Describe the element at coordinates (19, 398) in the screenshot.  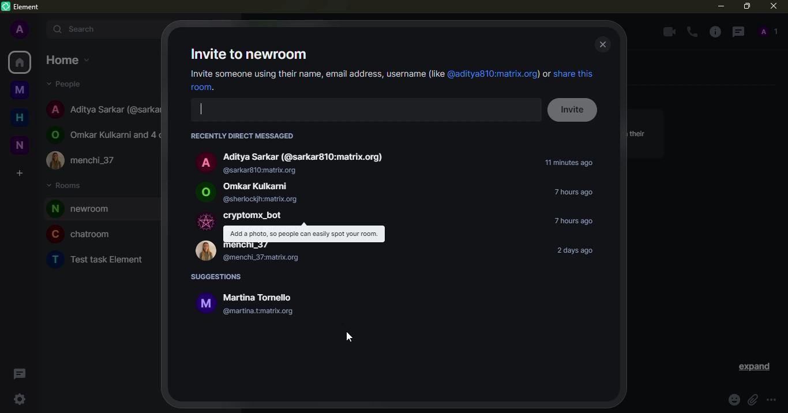
I see `quick settings` at that location.